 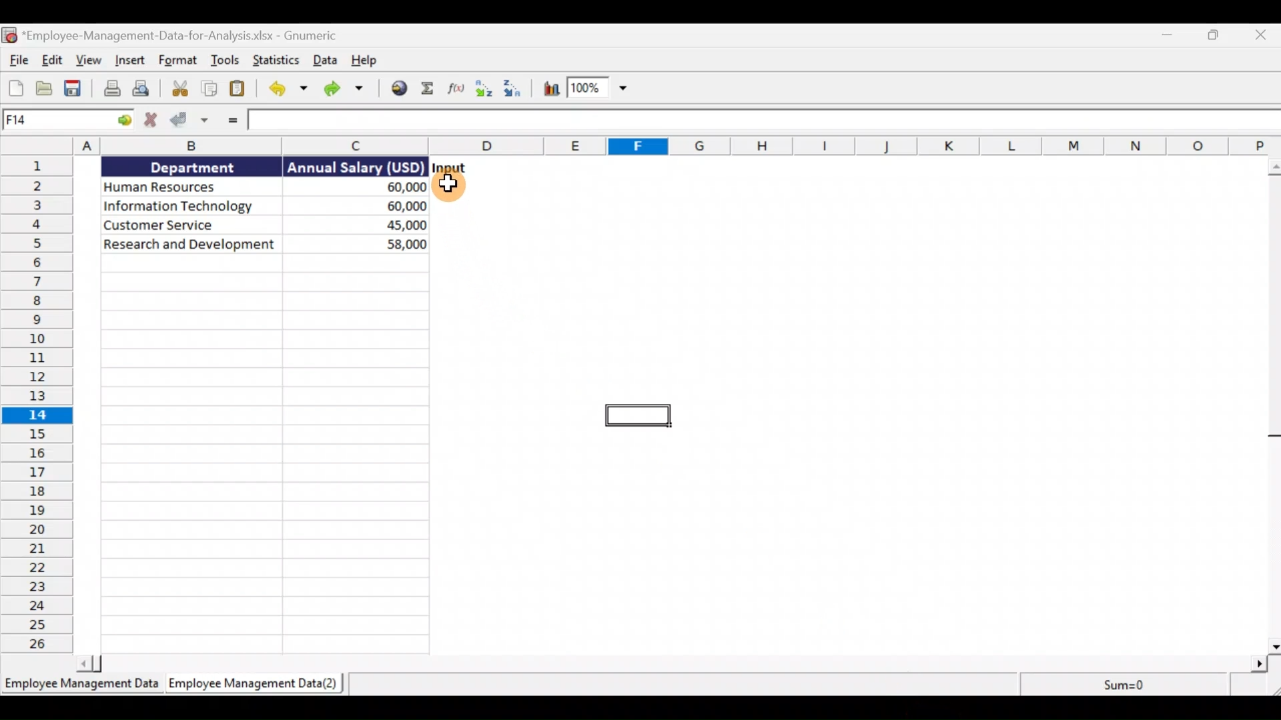 What do you see at coordinates (210, 88) in the screenshot?
I see `Copy the selection` at bounding box center [210, 88].